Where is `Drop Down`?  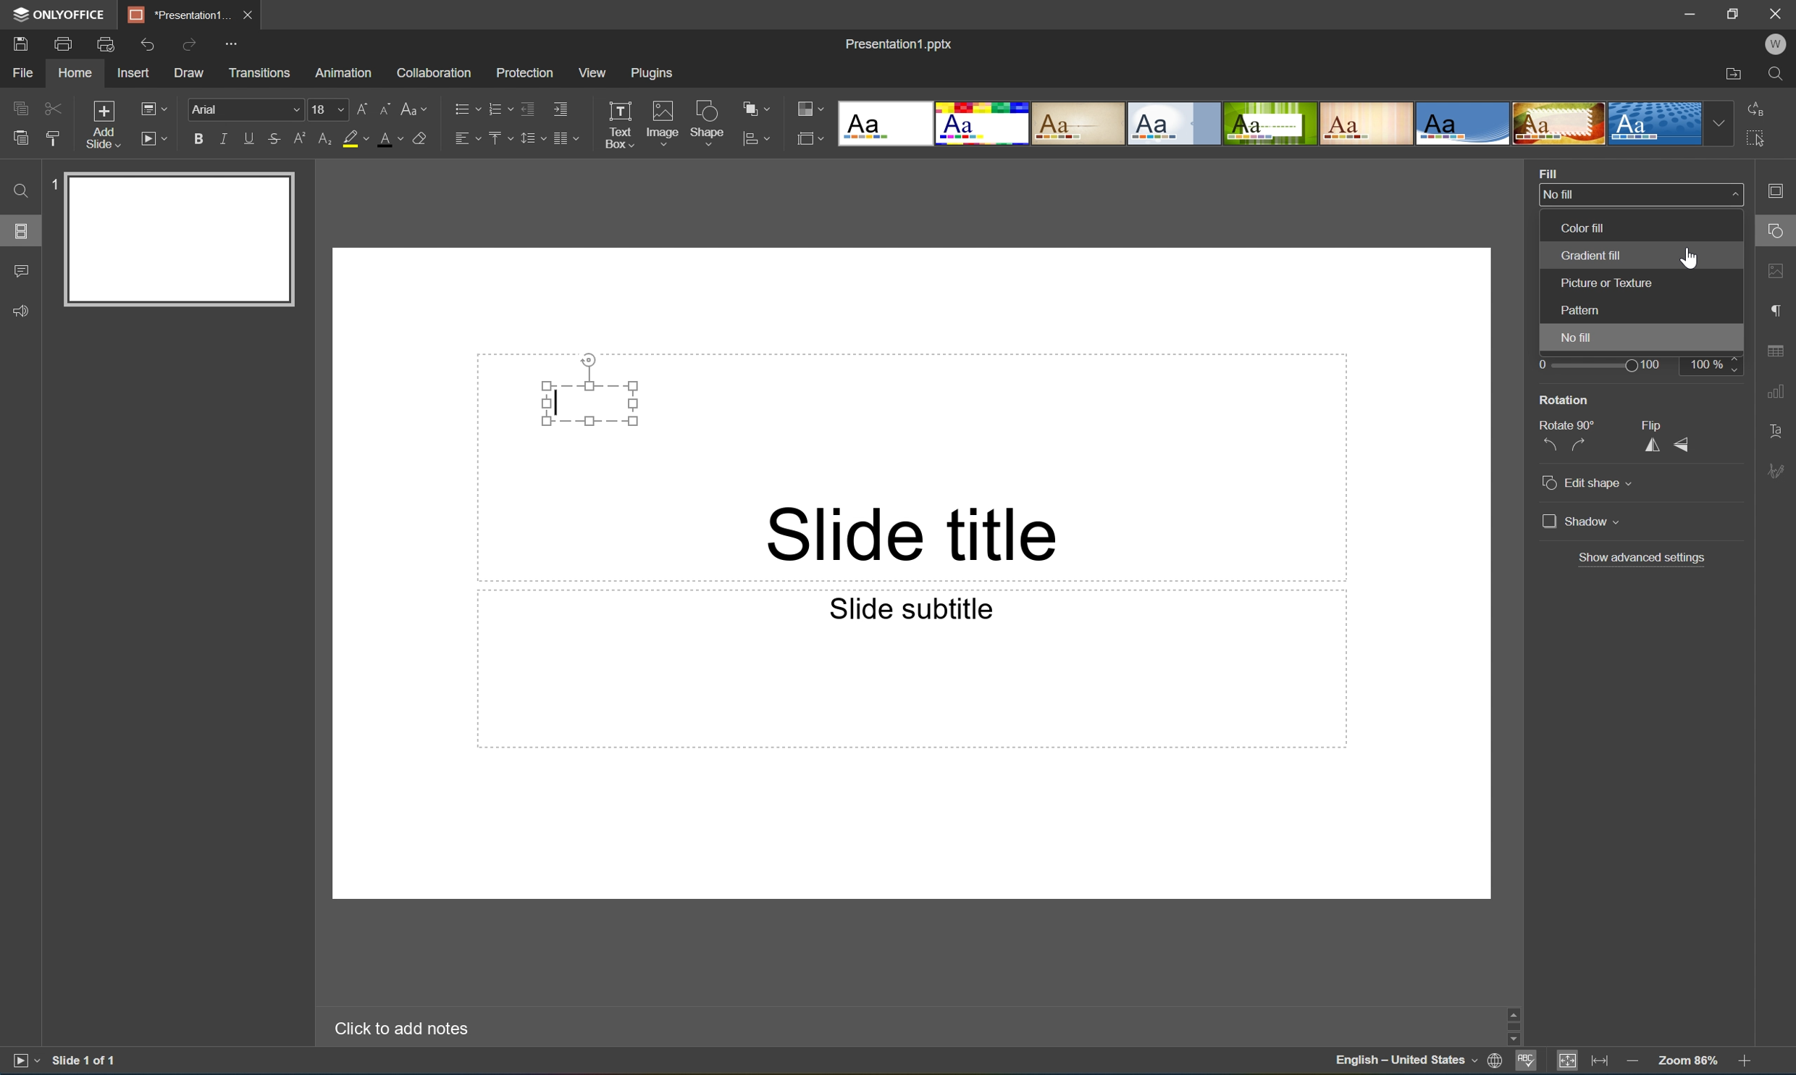
Drop Down is located at coordinates (1720, 123).